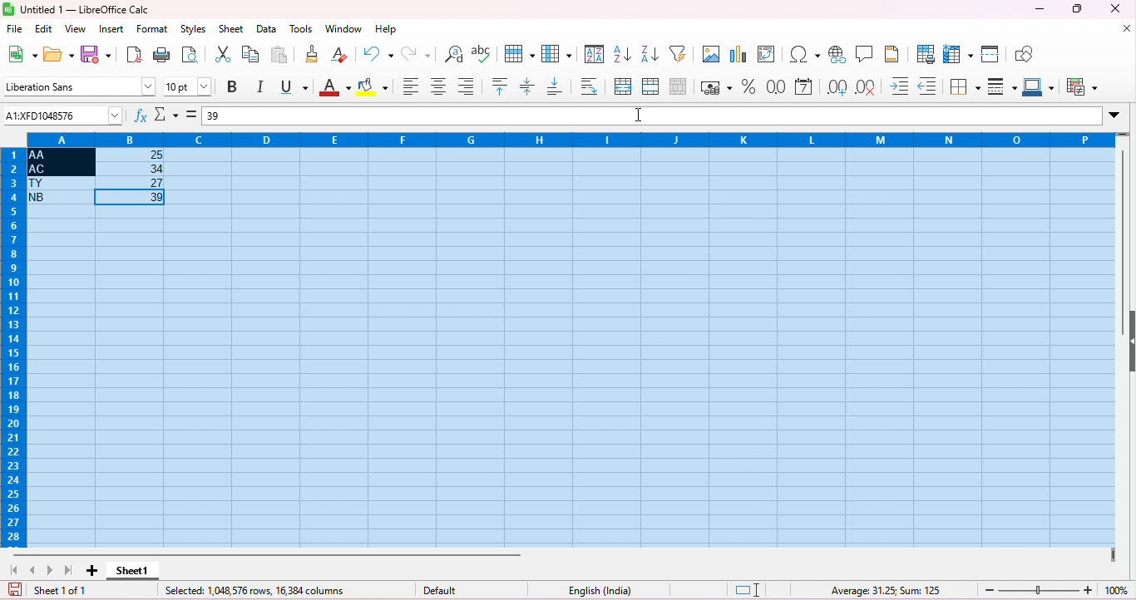 This screenshot has height=600, width=1136. I want to click on help, so click(386, 29).